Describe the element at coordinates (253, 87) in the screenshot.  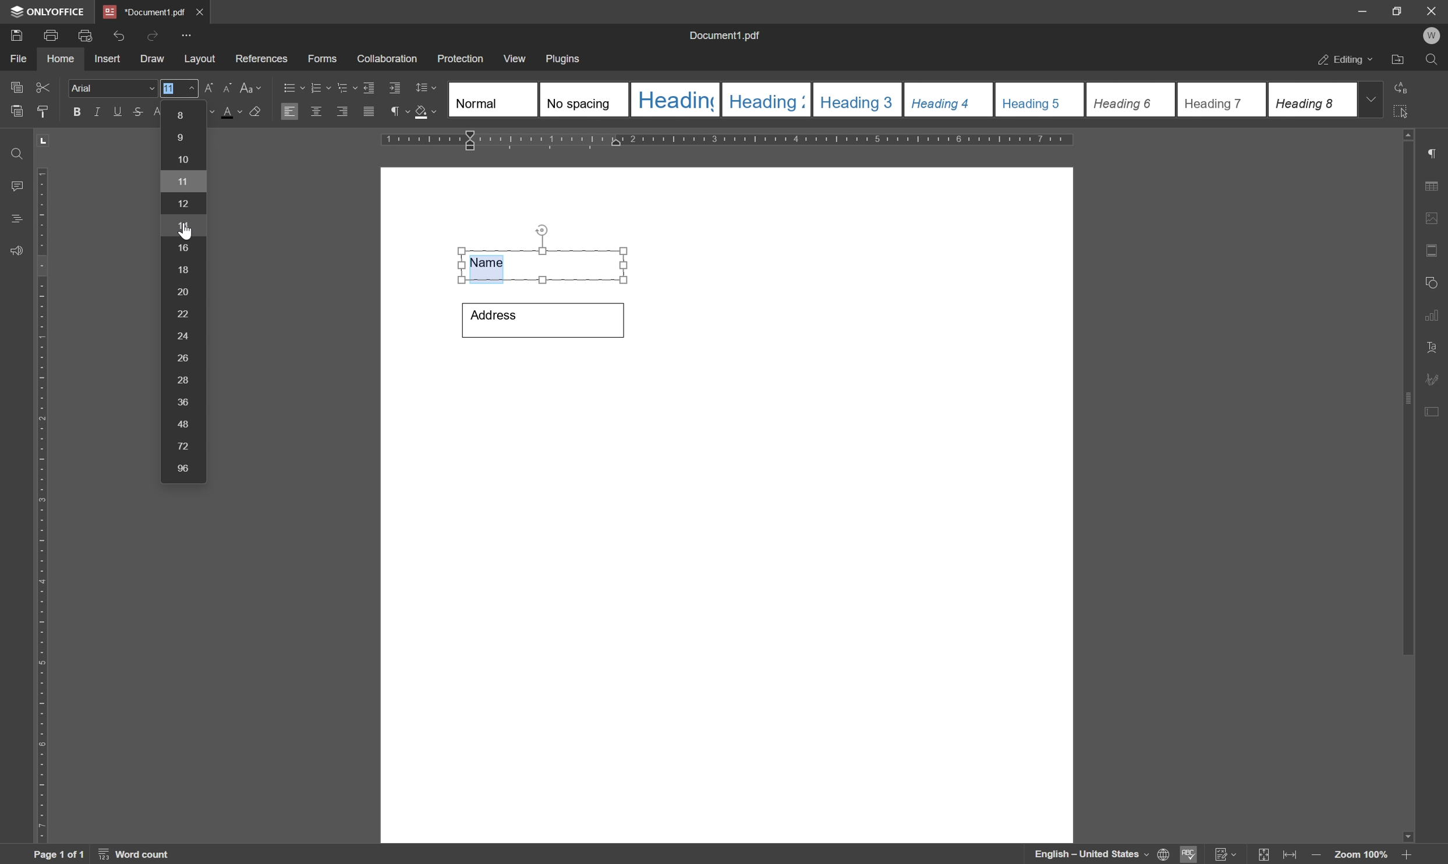
I see `change case` at that location.